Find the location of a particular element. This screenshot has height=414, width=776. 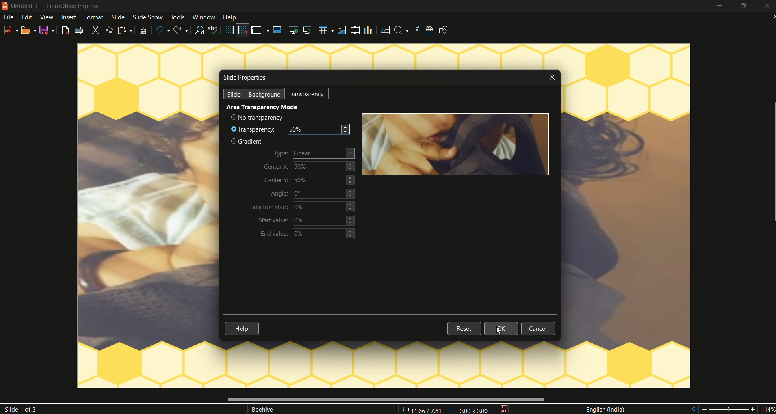

area transparency mode is located at coordinates (262, 107).